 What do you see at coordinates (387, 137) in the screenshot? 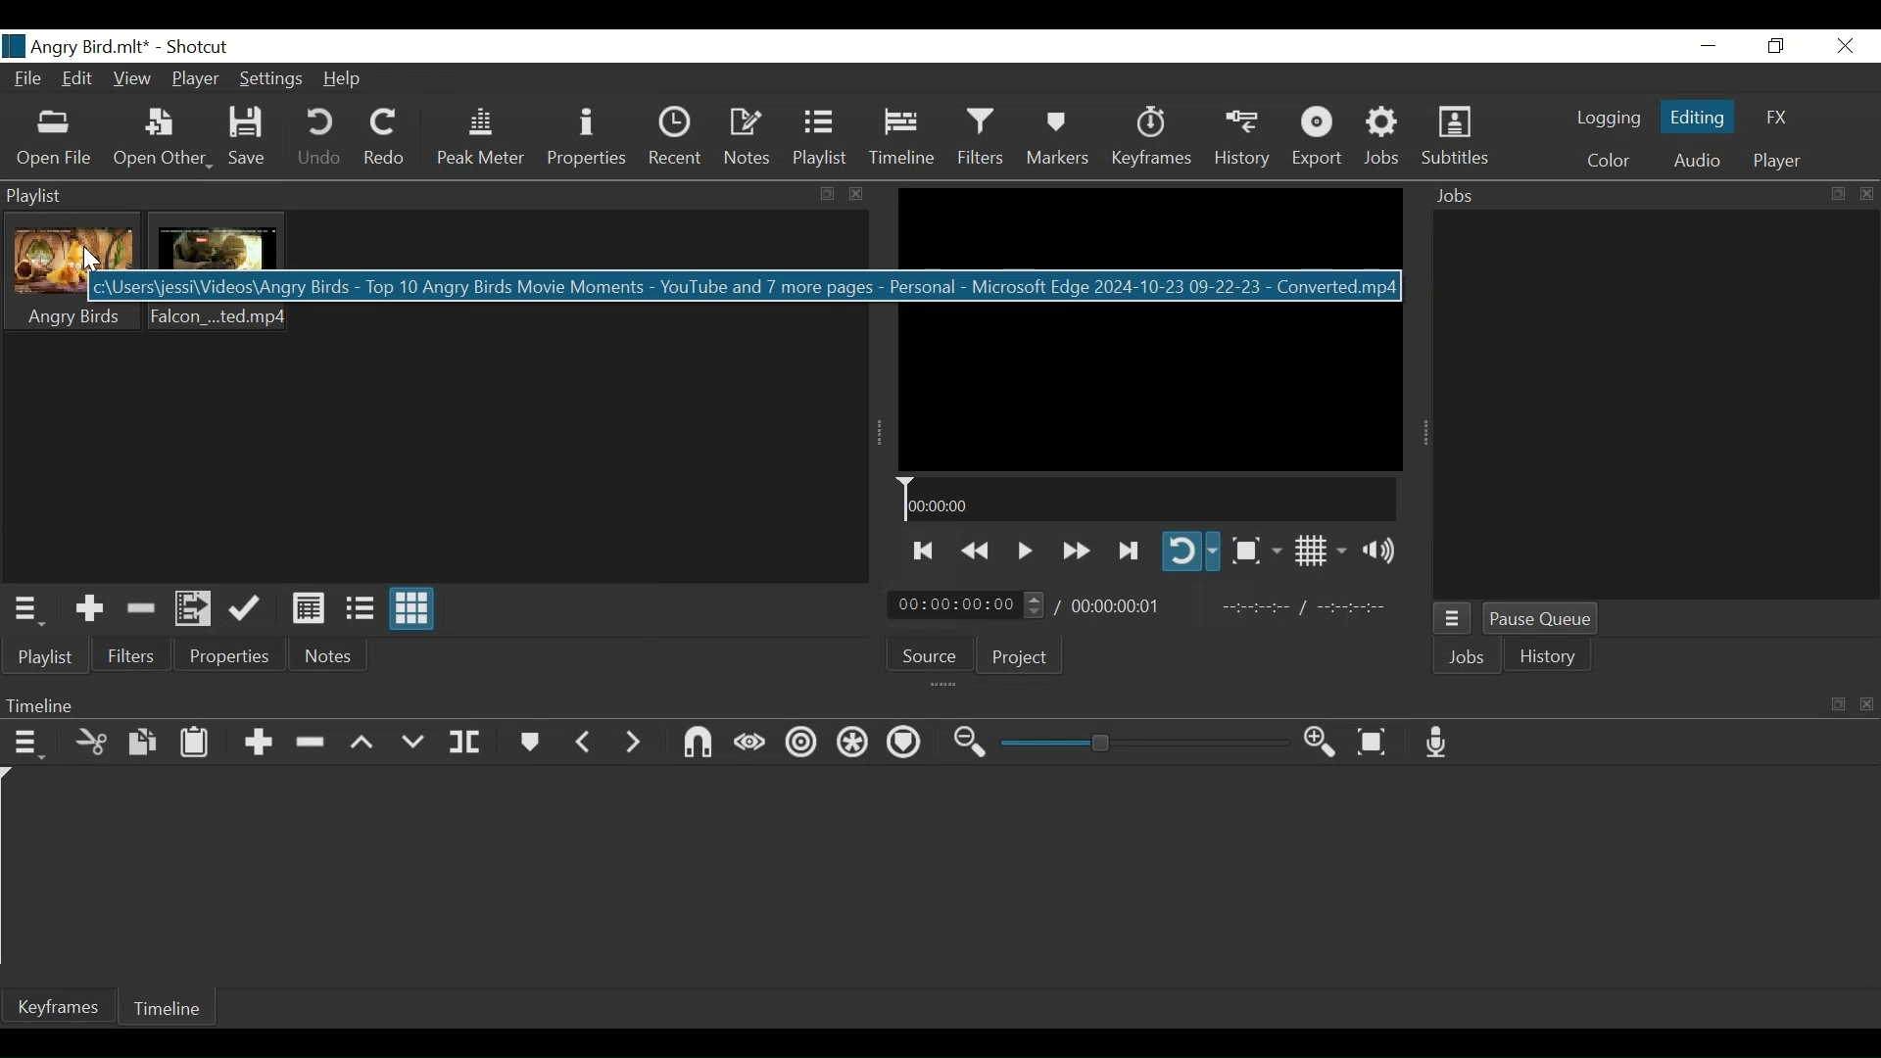
I see `Redo` at bounding box center [387, 137].